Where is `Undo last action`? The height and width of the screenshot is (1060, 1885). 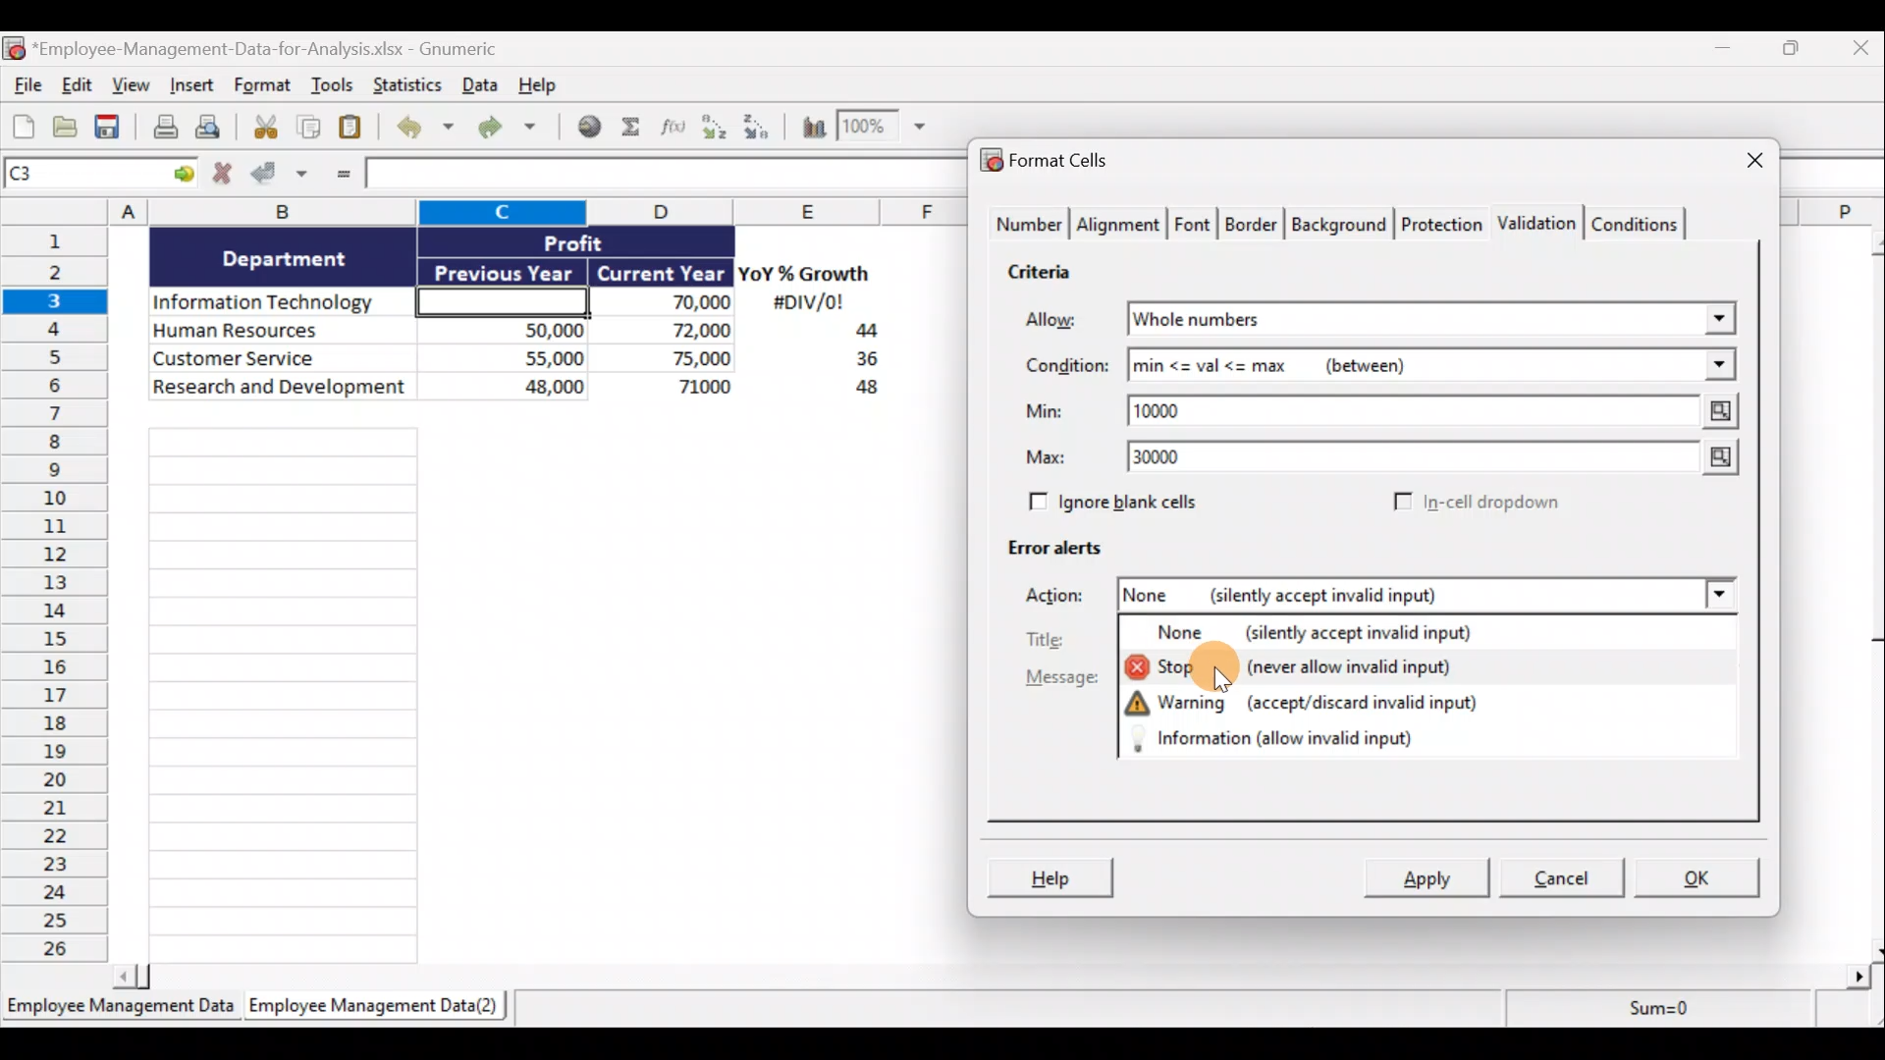 Undo last action is located at coordinates (428, 129).